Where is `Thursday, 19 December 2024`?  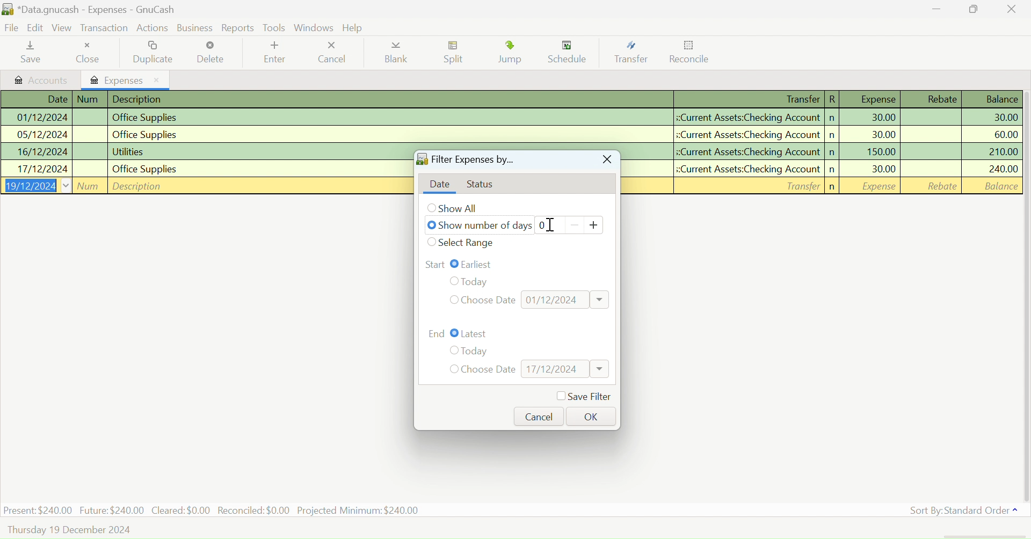
Thursday, 19 December 2024 is located at coordinates (70, 530).